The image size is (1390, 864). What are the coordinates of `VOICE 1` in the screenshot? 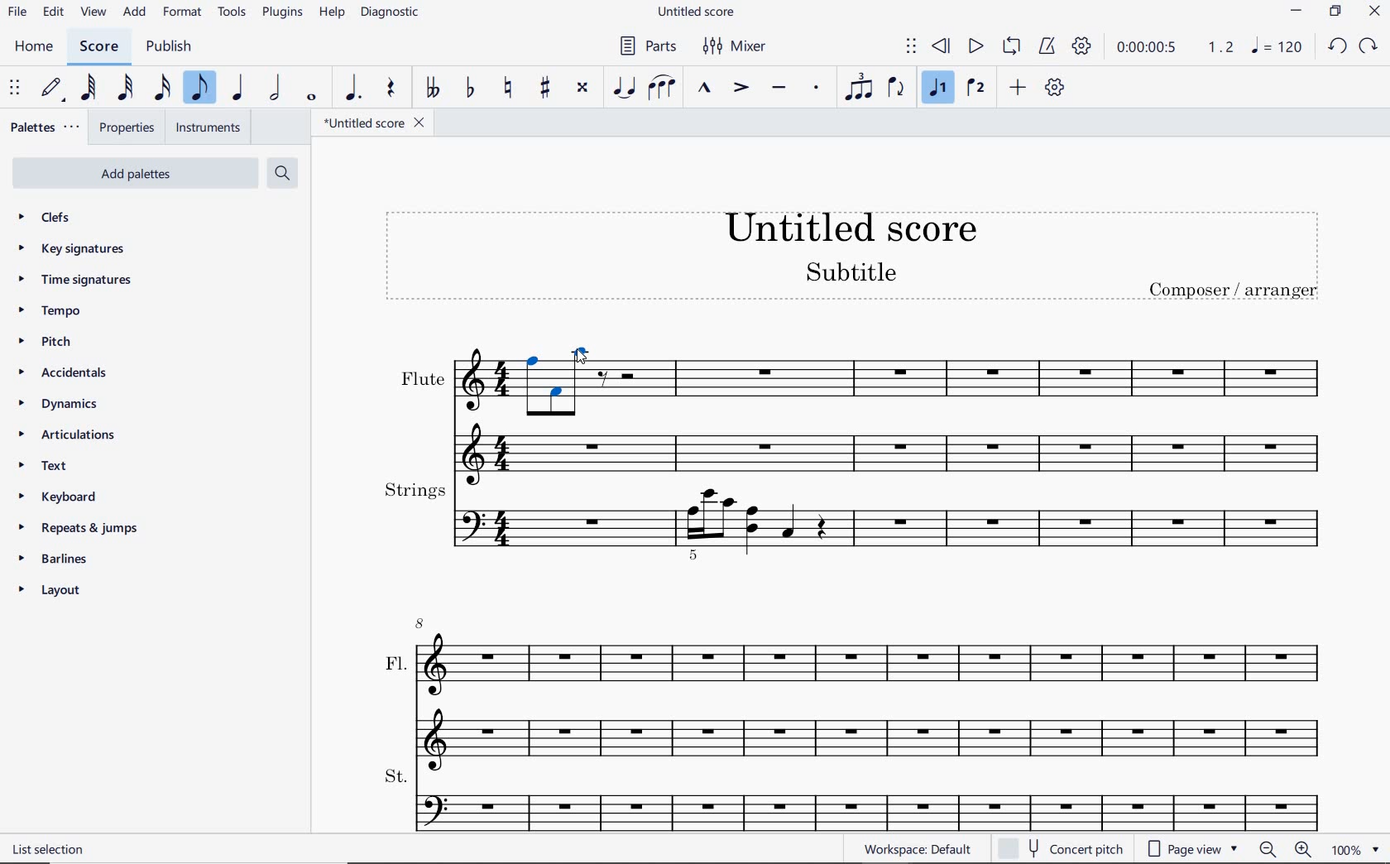 It's located at (941, 89).